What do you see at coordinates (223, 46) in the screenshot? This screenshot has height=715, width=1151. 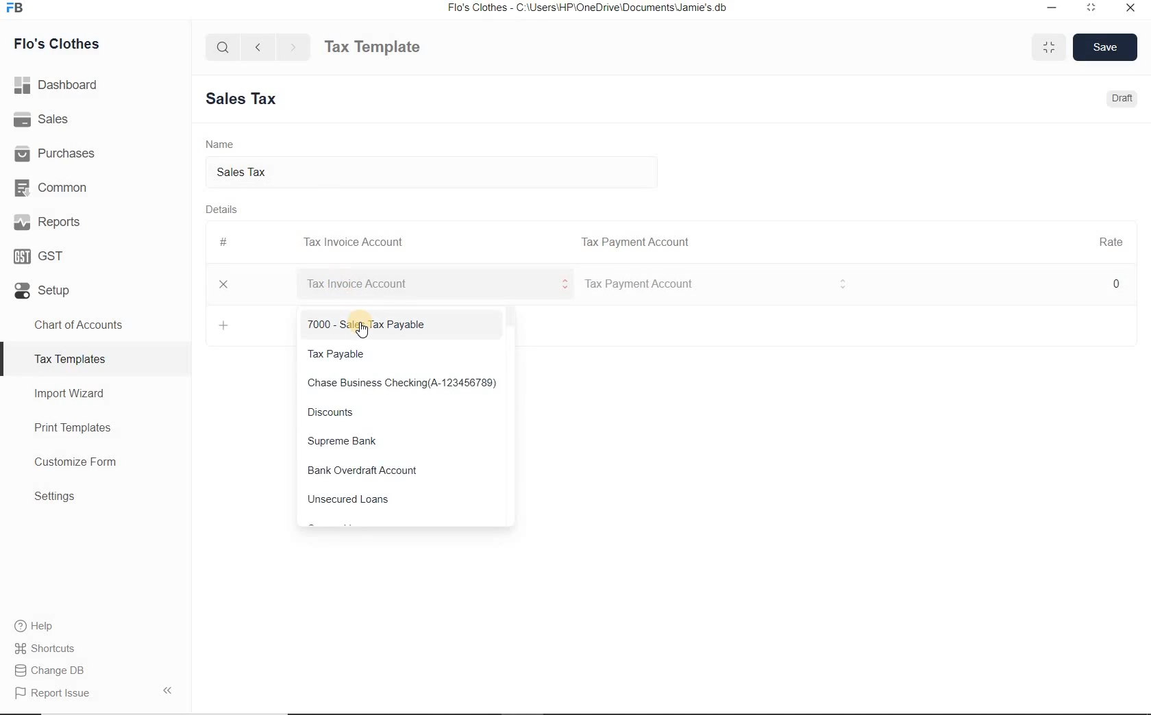 I see `Search Bar` at bounding box center [223, 46].